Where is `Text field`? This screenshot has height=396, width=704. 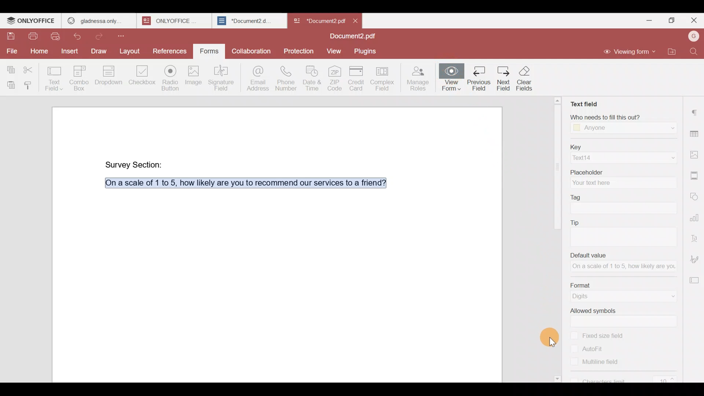 Text field is located at coordinates (54, 77).